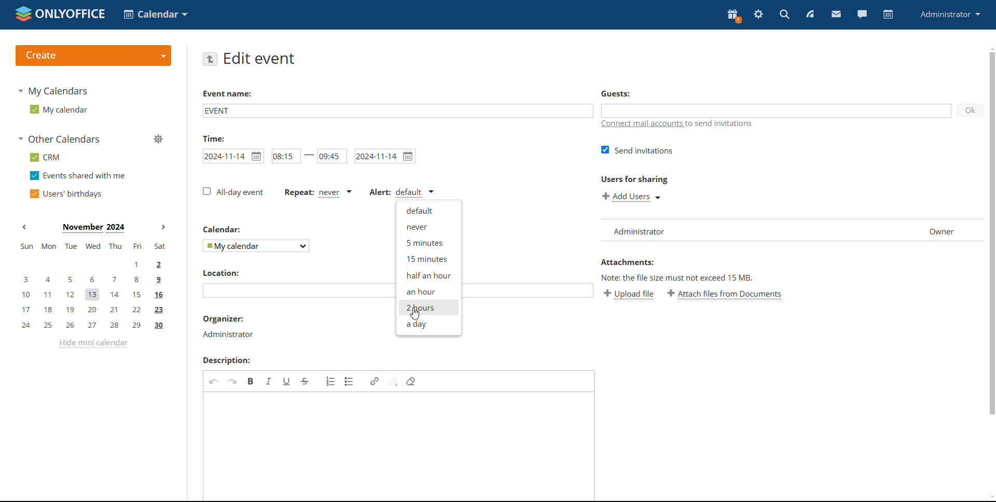 This screenshot has height=502, width=996. Describe the element at coordinates (428, 258) in the screenshot. I see `15 minutes` at that location.